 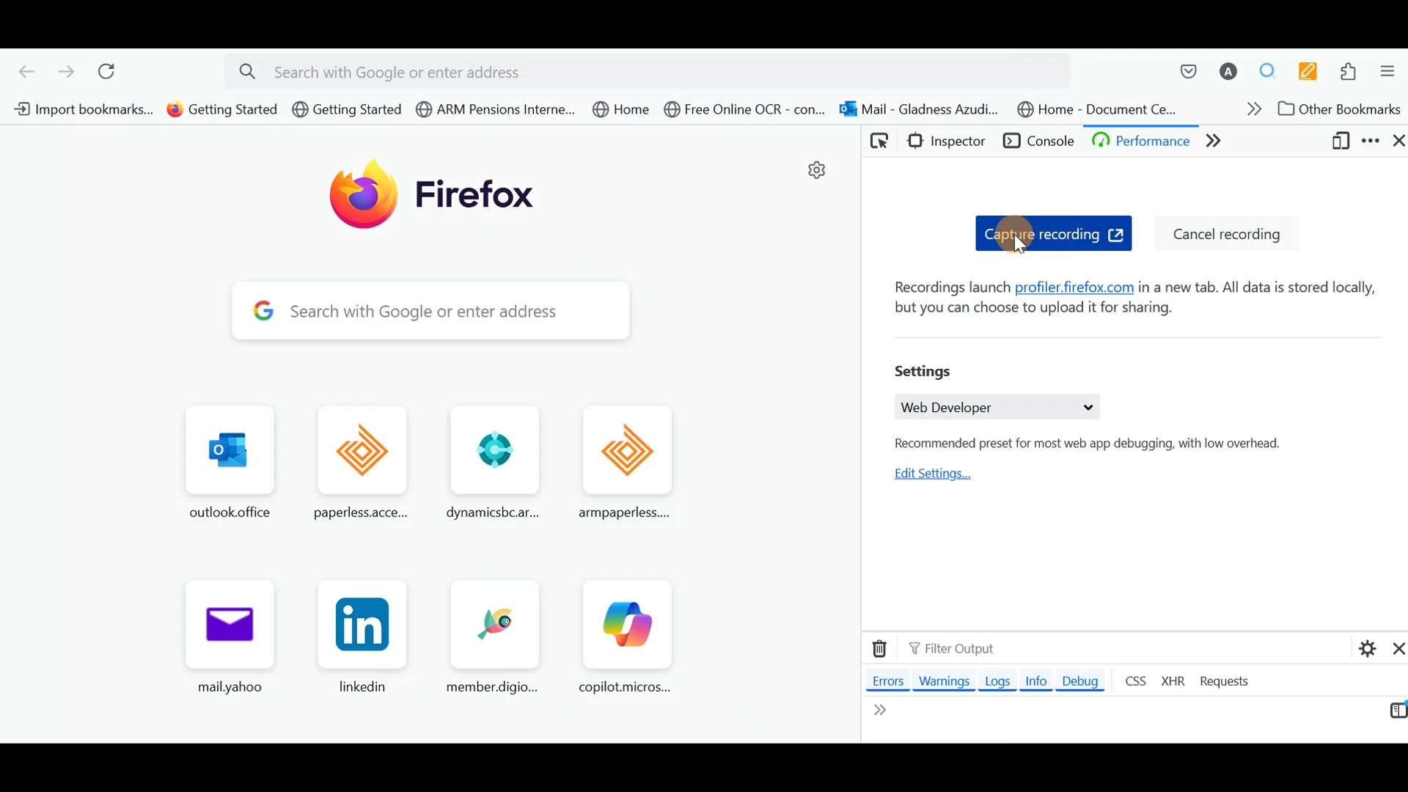 What do you see at coordinates (821, 175) in the screenshot?
I see `settings` at bounding box center [821, 175].